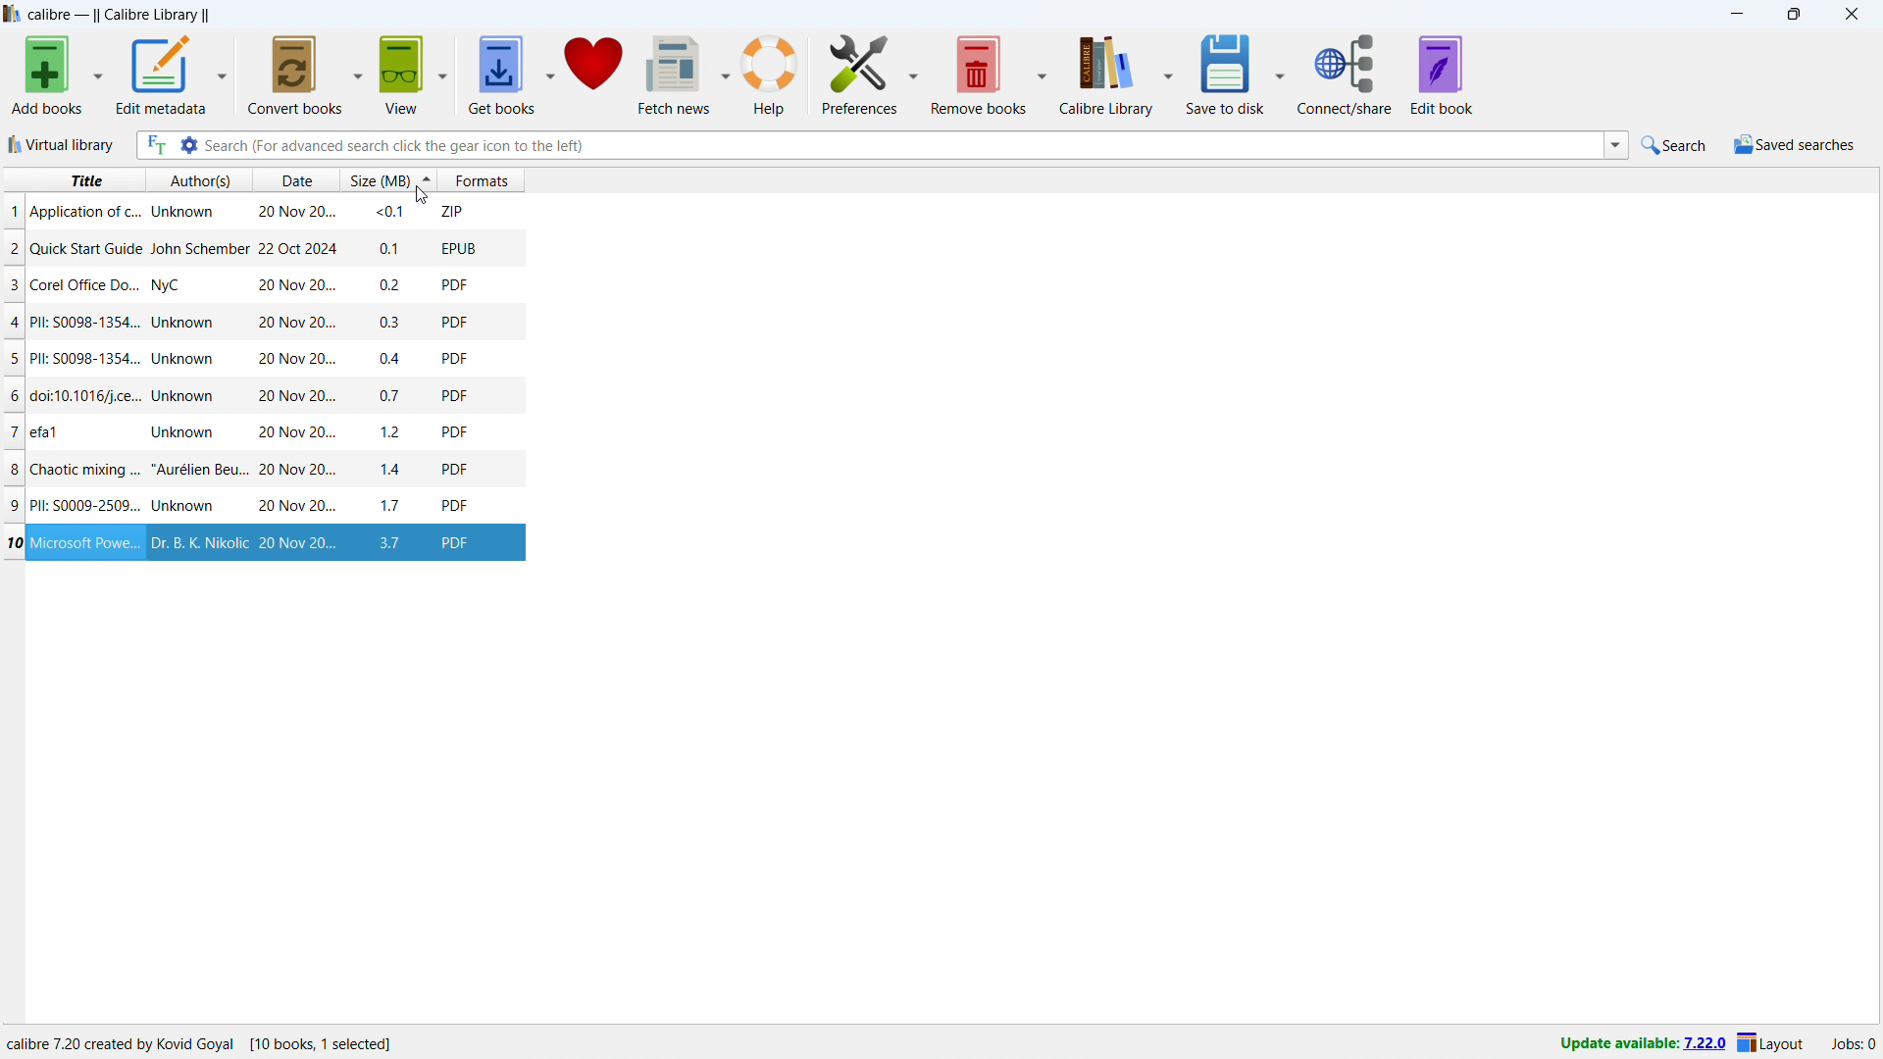 The height and width of the screenshot is (1059, 1883). Describe the element at coordinates (390, 399) in the screenshot. I see `size` at that location.